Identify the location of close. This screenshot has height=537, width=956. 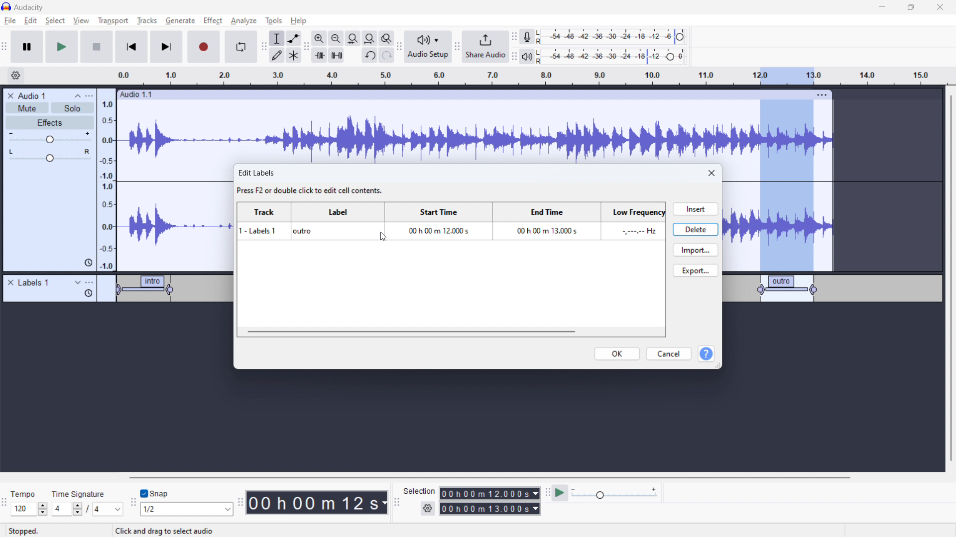
(713, 174).